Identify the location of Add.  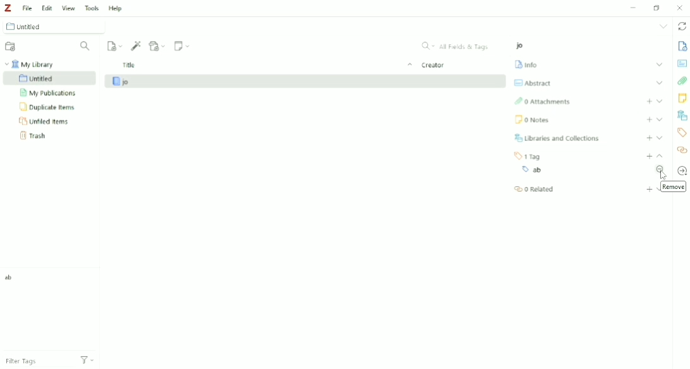
(650, 156).